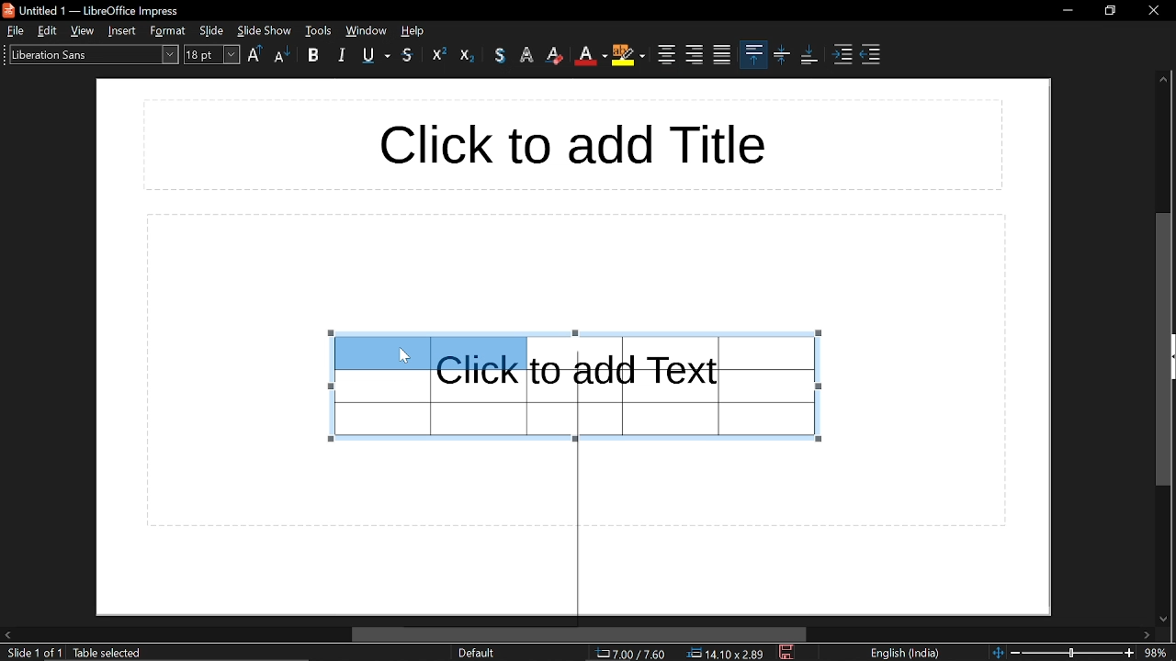 This screenshot has height=661, width=1176. What do you see at coordinates (1111, 10) in the screenshot?
I see `restore down` at bounding box center [1111, 10].